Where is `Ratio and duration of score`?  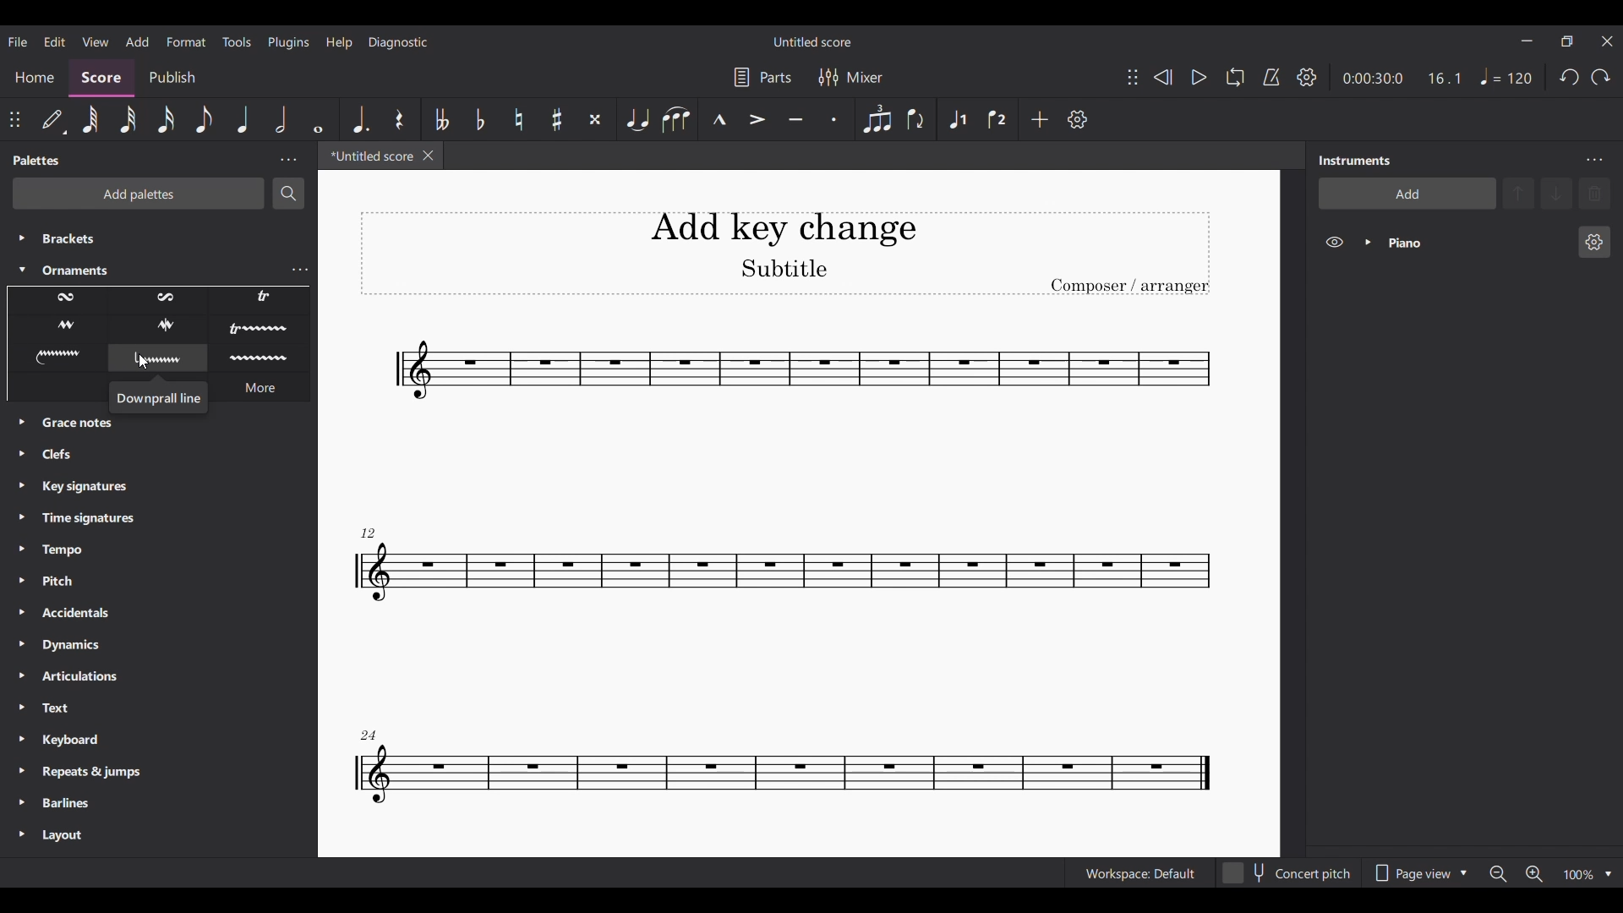
Ratio and duration of score is located at coordinates (1402, 78).